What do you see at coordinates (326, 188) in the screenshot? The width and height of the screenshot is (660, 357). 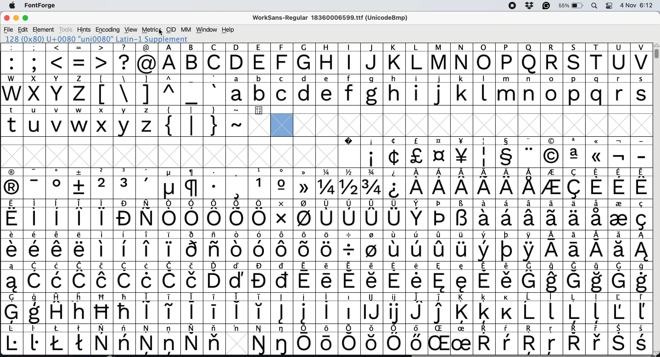 I see `special characters` at bounding box center [326, 188].